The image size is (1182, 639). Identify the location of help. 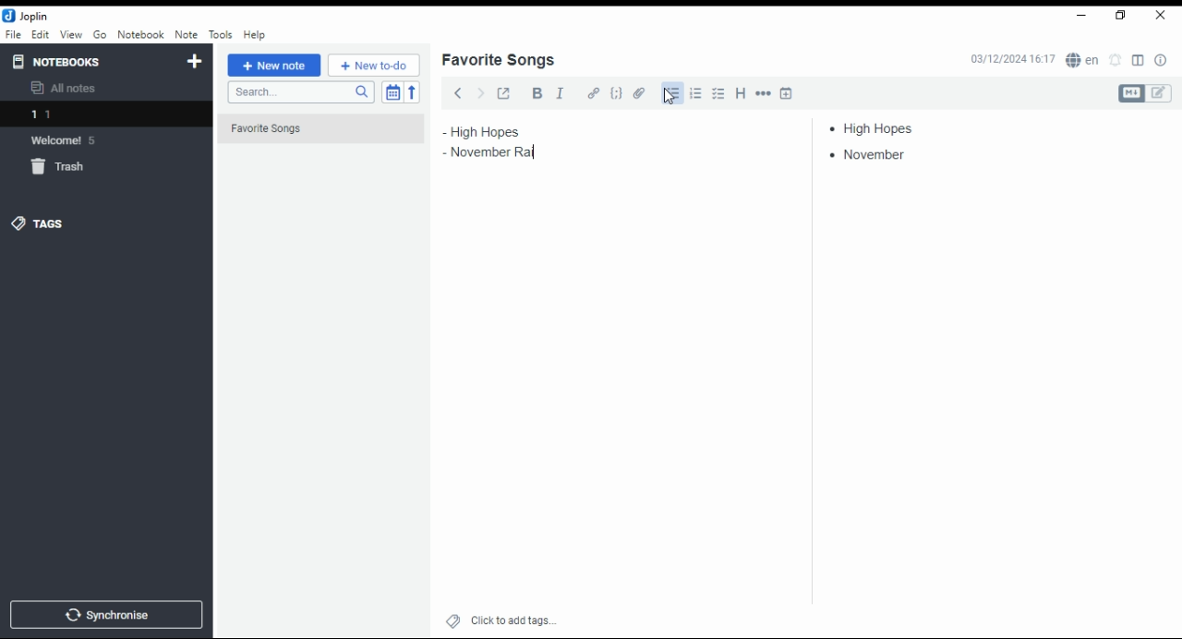
(254, 35).